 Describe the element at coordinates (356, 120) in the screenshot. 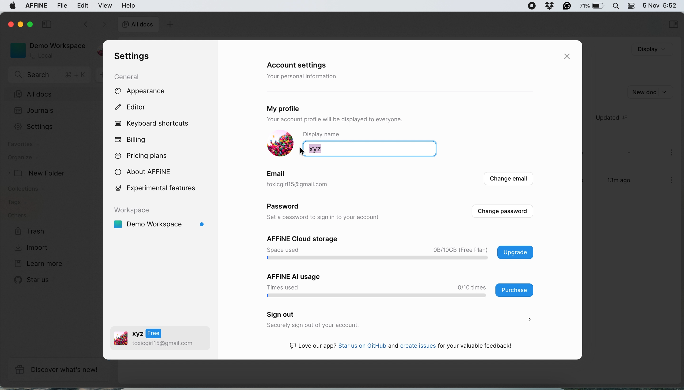

I see `Your account profile will be displayed to everyone.` at that location.